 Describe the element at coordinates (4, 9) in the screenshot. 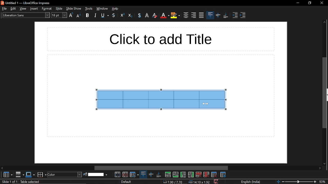

I see `file` at that location.